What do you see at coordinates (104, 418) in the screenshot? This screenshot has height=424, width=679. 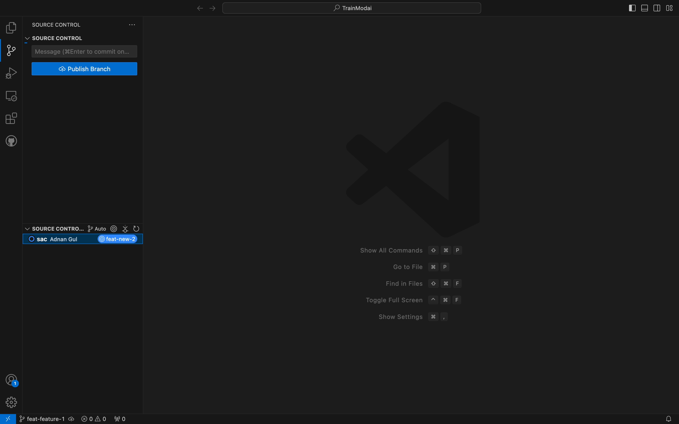 I see `error logs` at bounding box center [104, 418].